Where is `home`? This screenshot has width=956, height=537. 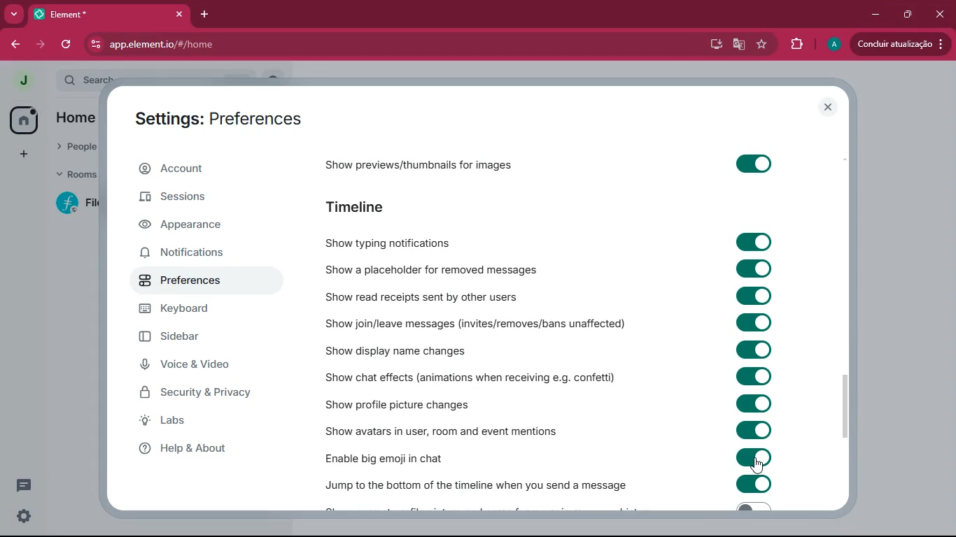 home is located at coordinates (78, 117).